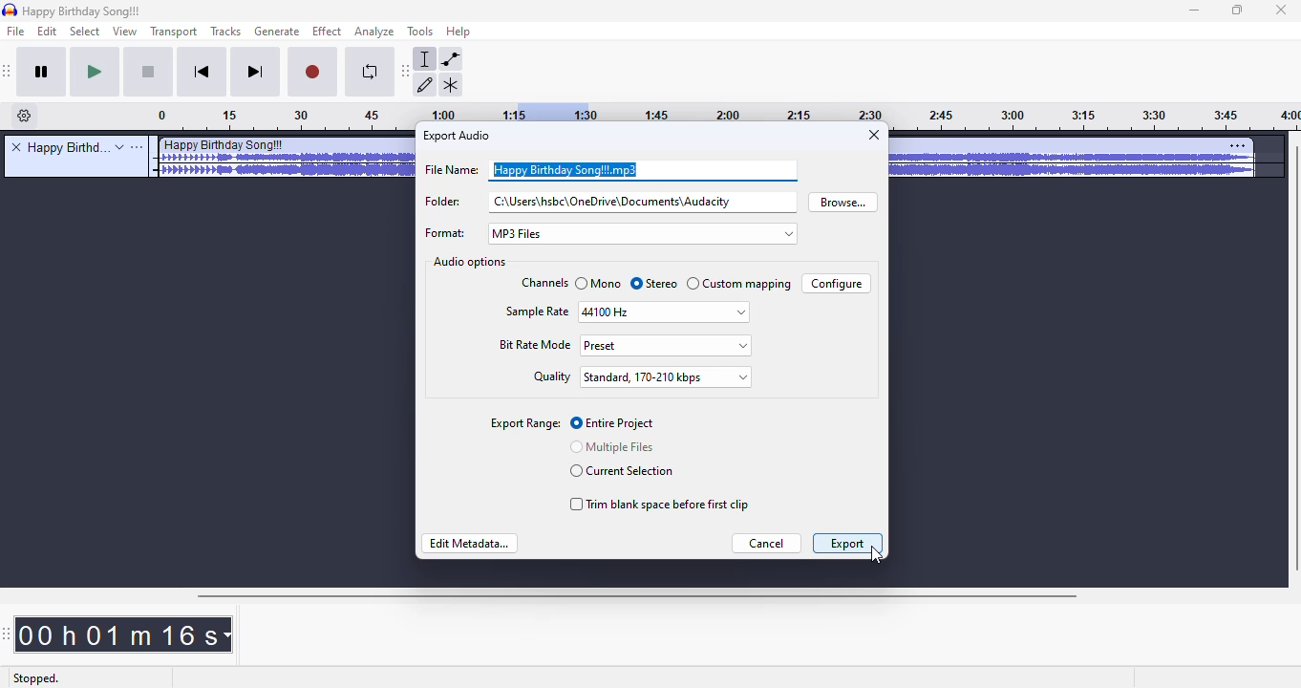 The image size is (1301, 688). What do you see at coordinates (150, 74) in the screenshot?
I see `stop` at bounding box center [150, 74].